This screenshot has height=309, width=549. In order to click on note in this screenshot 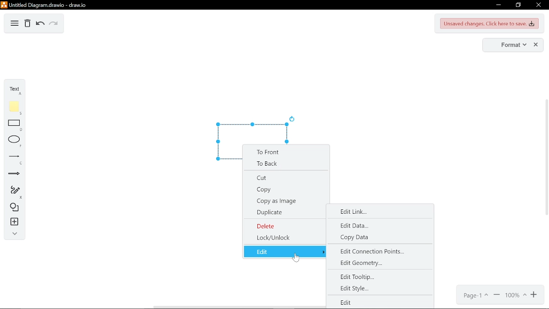, I will do `click(16, 108)`.